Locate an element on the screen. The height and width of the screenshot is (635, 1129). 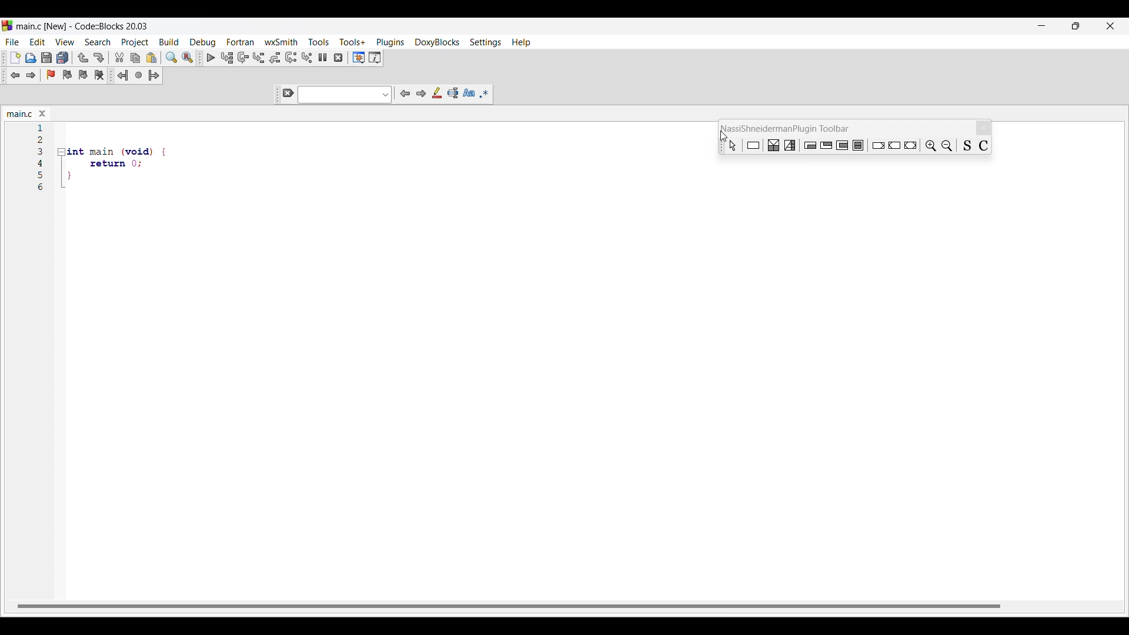
 is located at coordinates (42, 151).